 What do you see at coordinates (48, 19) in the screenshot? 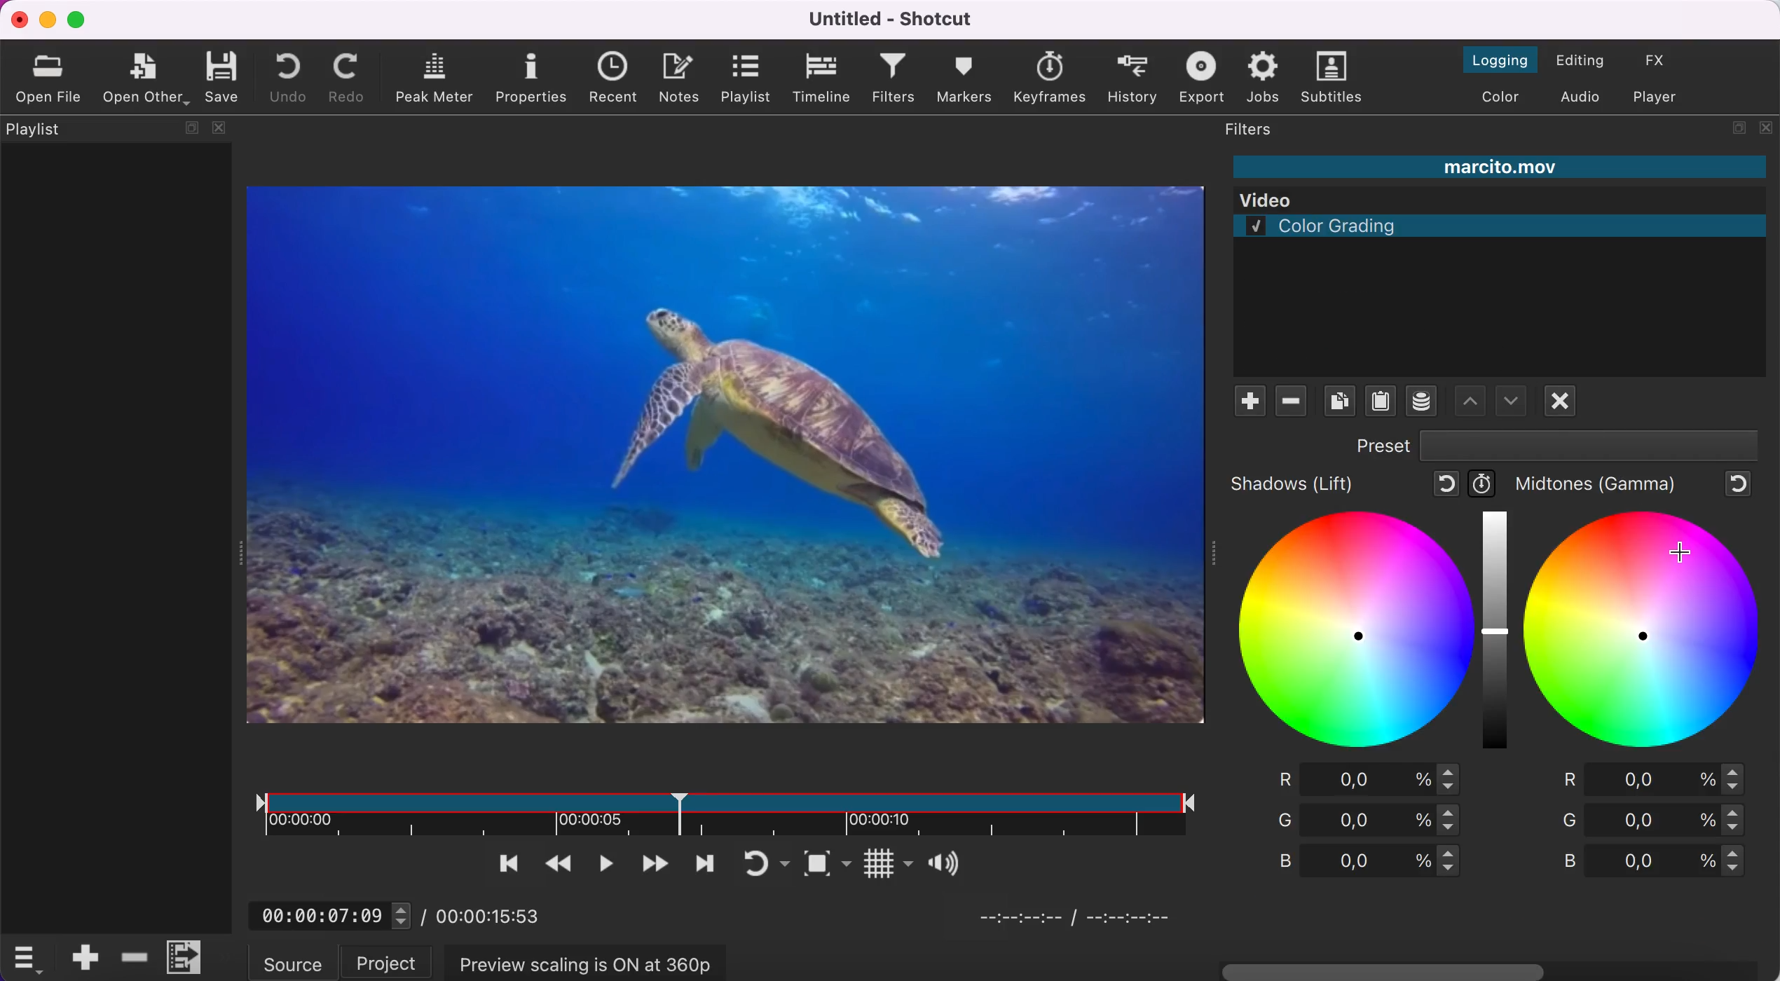
I see `minimize` at bounding box center [48, 19].